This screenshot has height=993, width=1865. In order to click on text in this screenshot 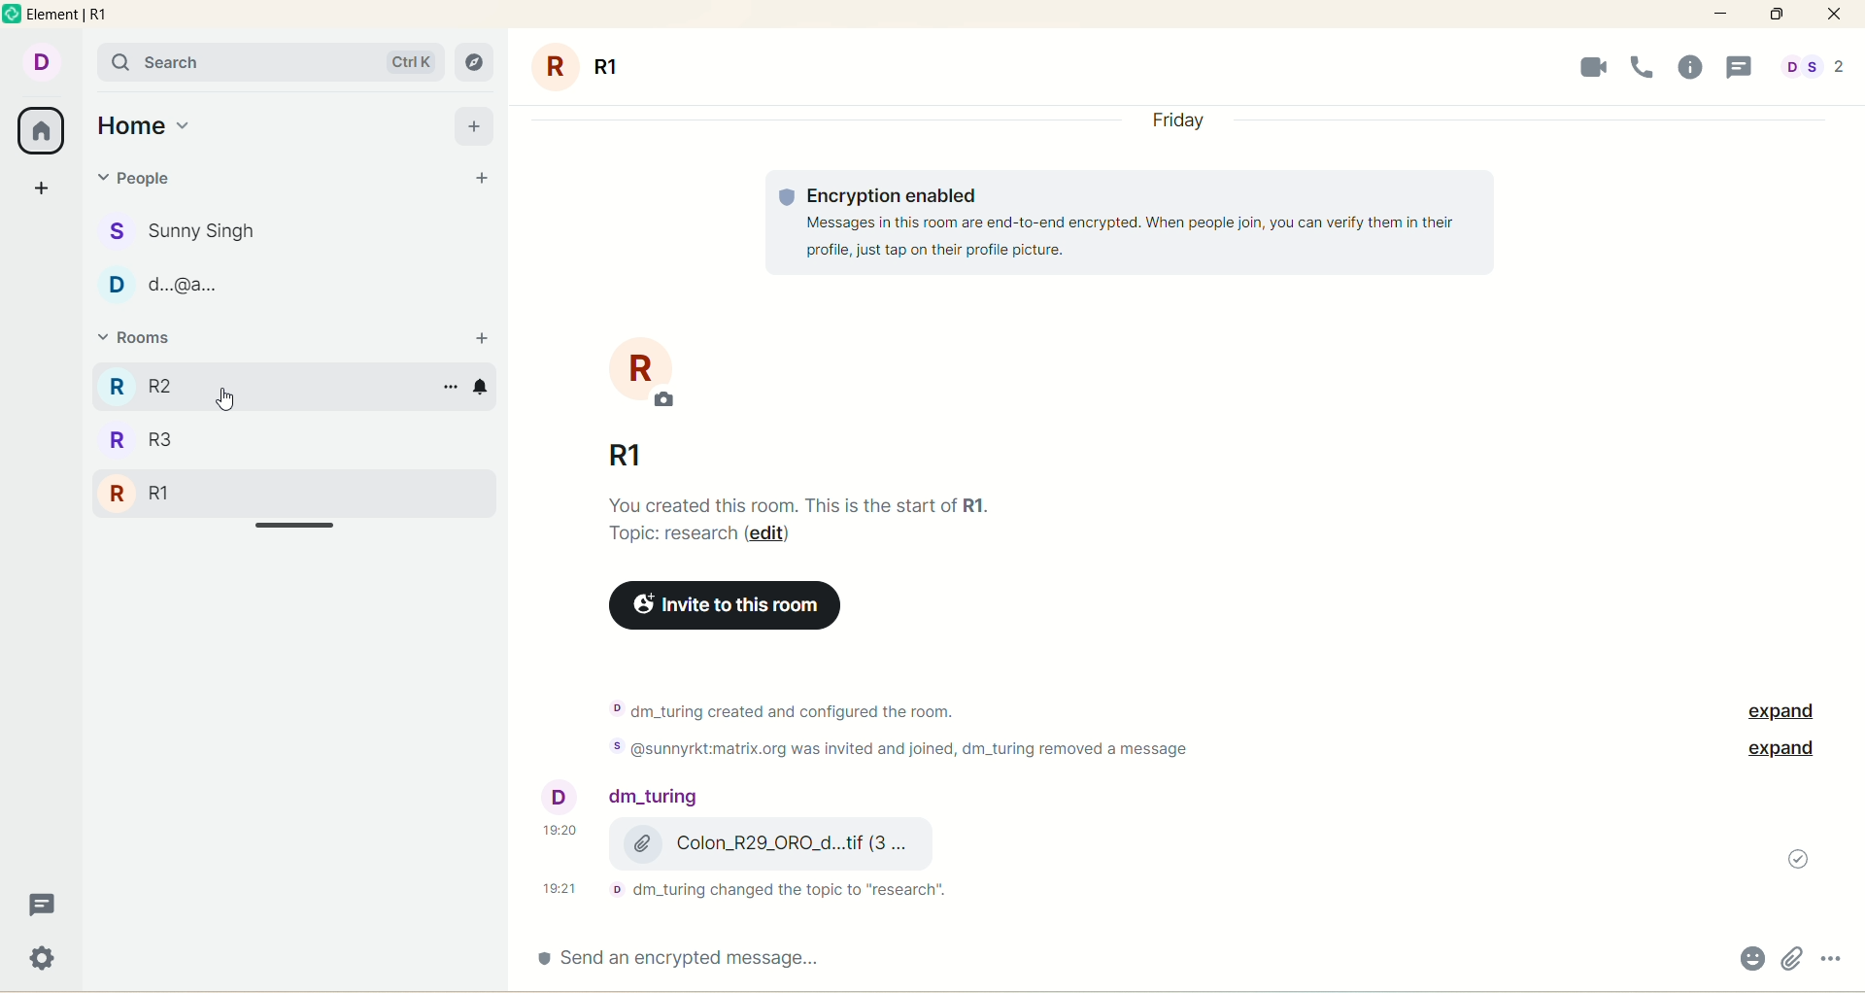, I will do `click(759, 887)`.